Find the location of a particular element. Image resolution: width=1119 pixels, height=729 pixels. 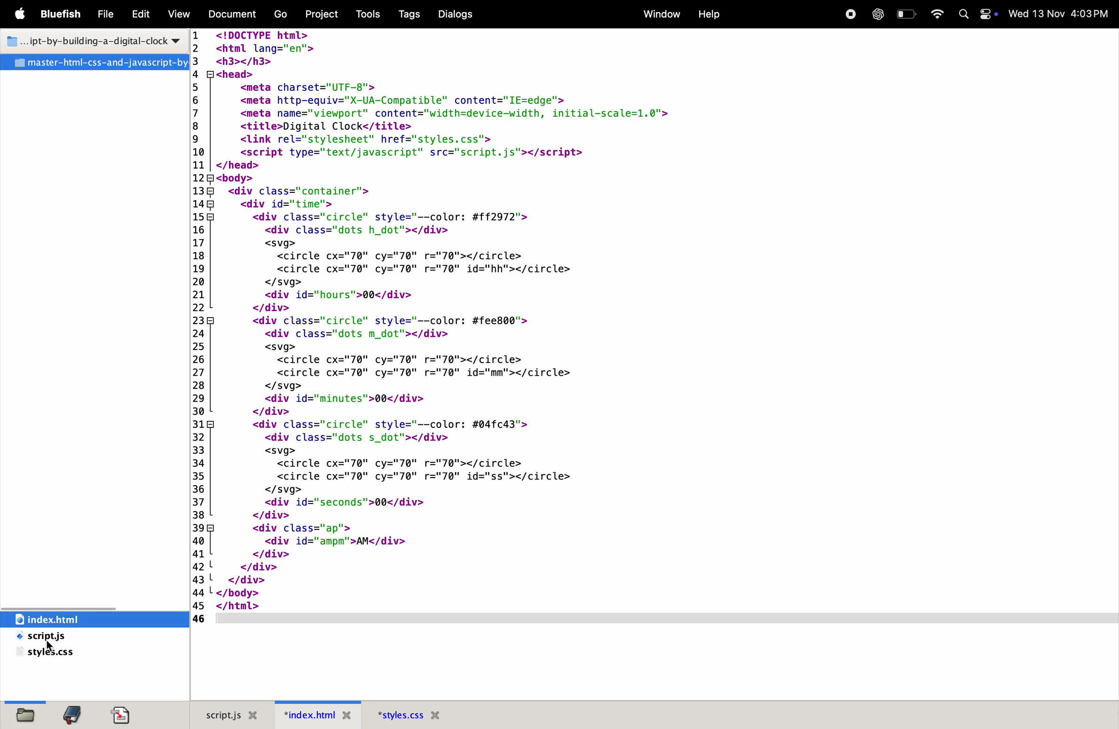

Index.html is located at coordinates (313, 715).